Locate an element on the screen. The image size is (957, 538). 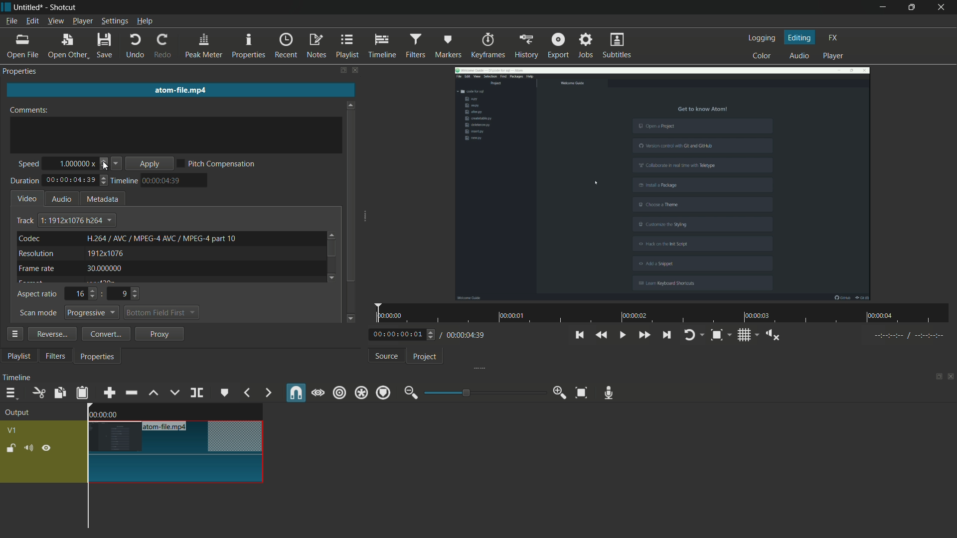
properties is located at coordinates (22, 71).